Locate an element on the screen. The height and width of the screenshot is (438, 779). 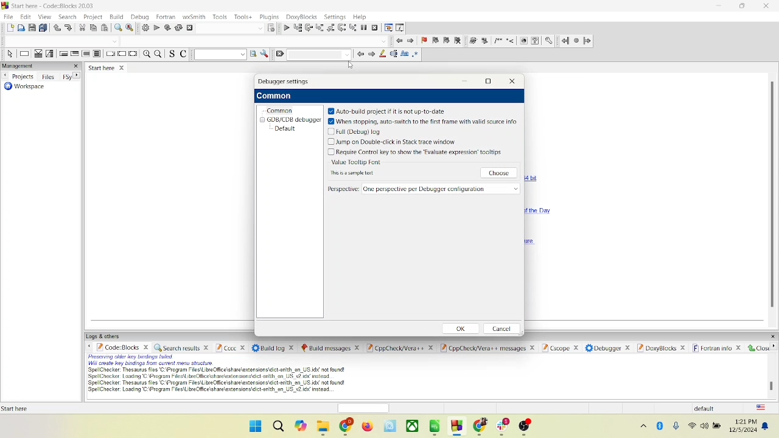
minimize is located at coordinates (467, 81).